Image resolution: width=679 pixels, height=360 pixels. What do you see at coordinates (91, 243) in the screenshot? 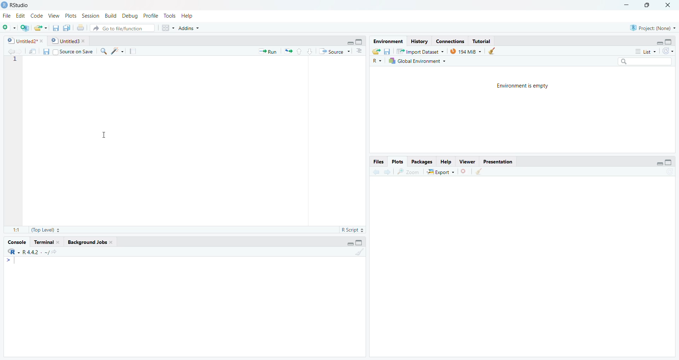
I see `Background Jobs` at bounding box center [91, 243].